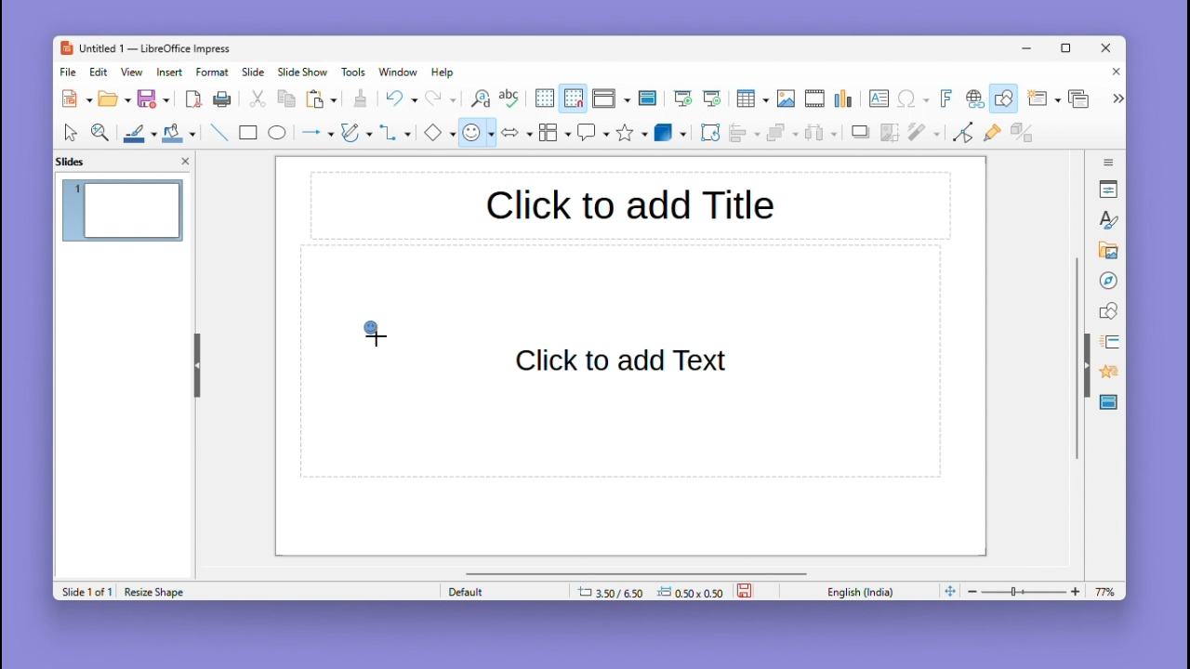  What do you see at coordinates (1116, 98) in the screenshot?
I see `expand` at bounding box center [1116, 98].